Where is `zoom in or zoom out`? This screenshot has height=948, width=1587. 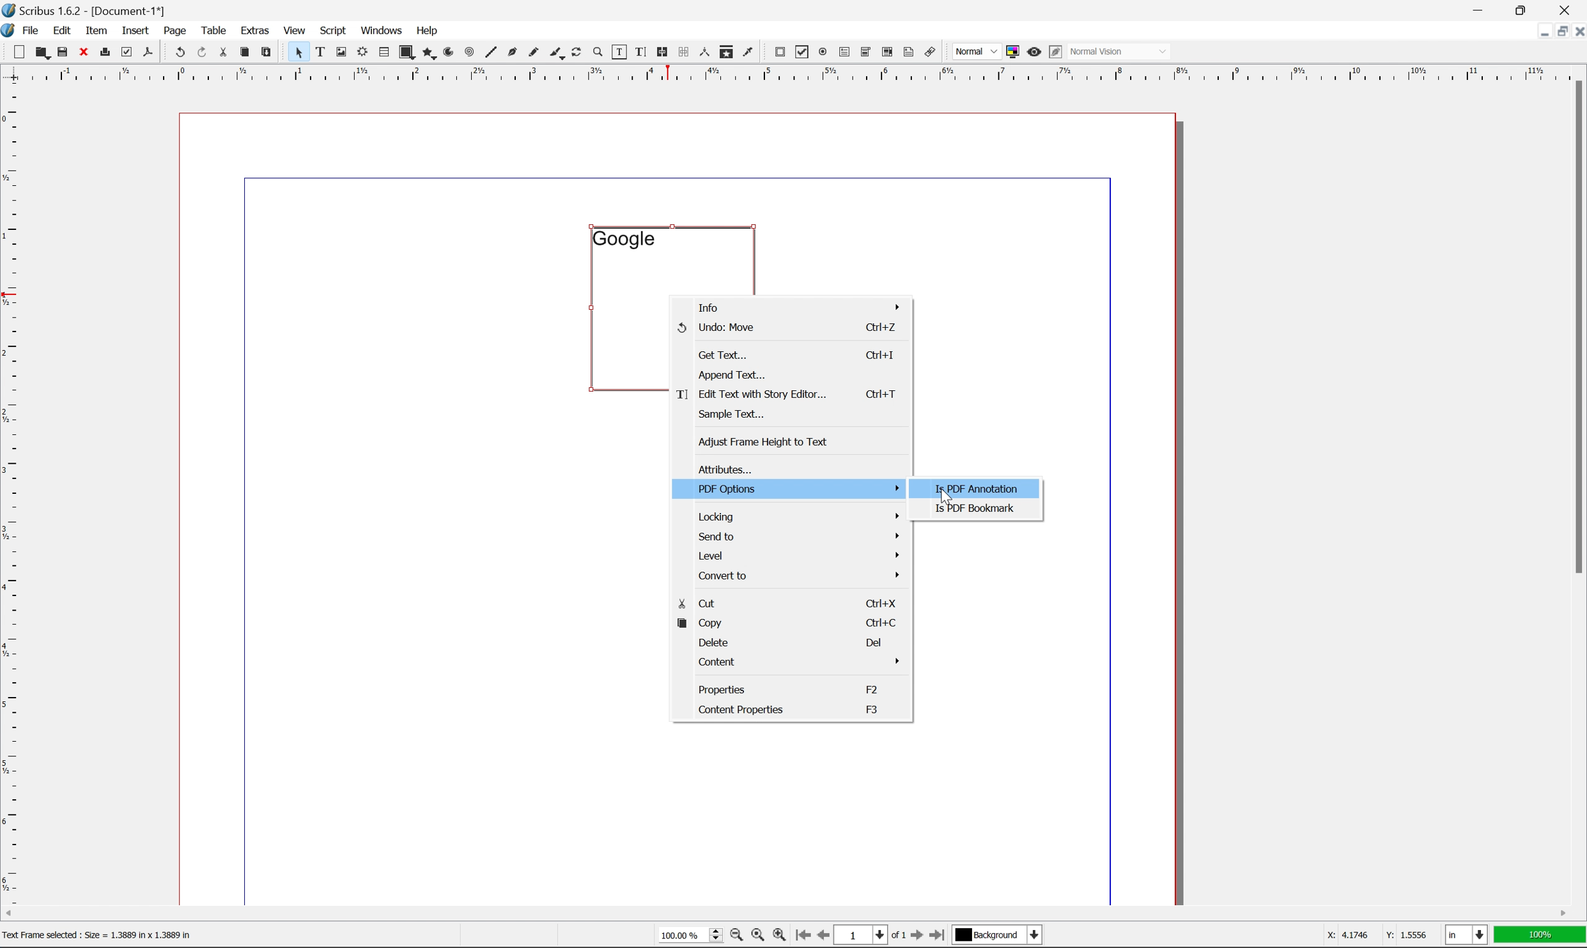
zoom in or zoom out is located at coordinates (599, 53).